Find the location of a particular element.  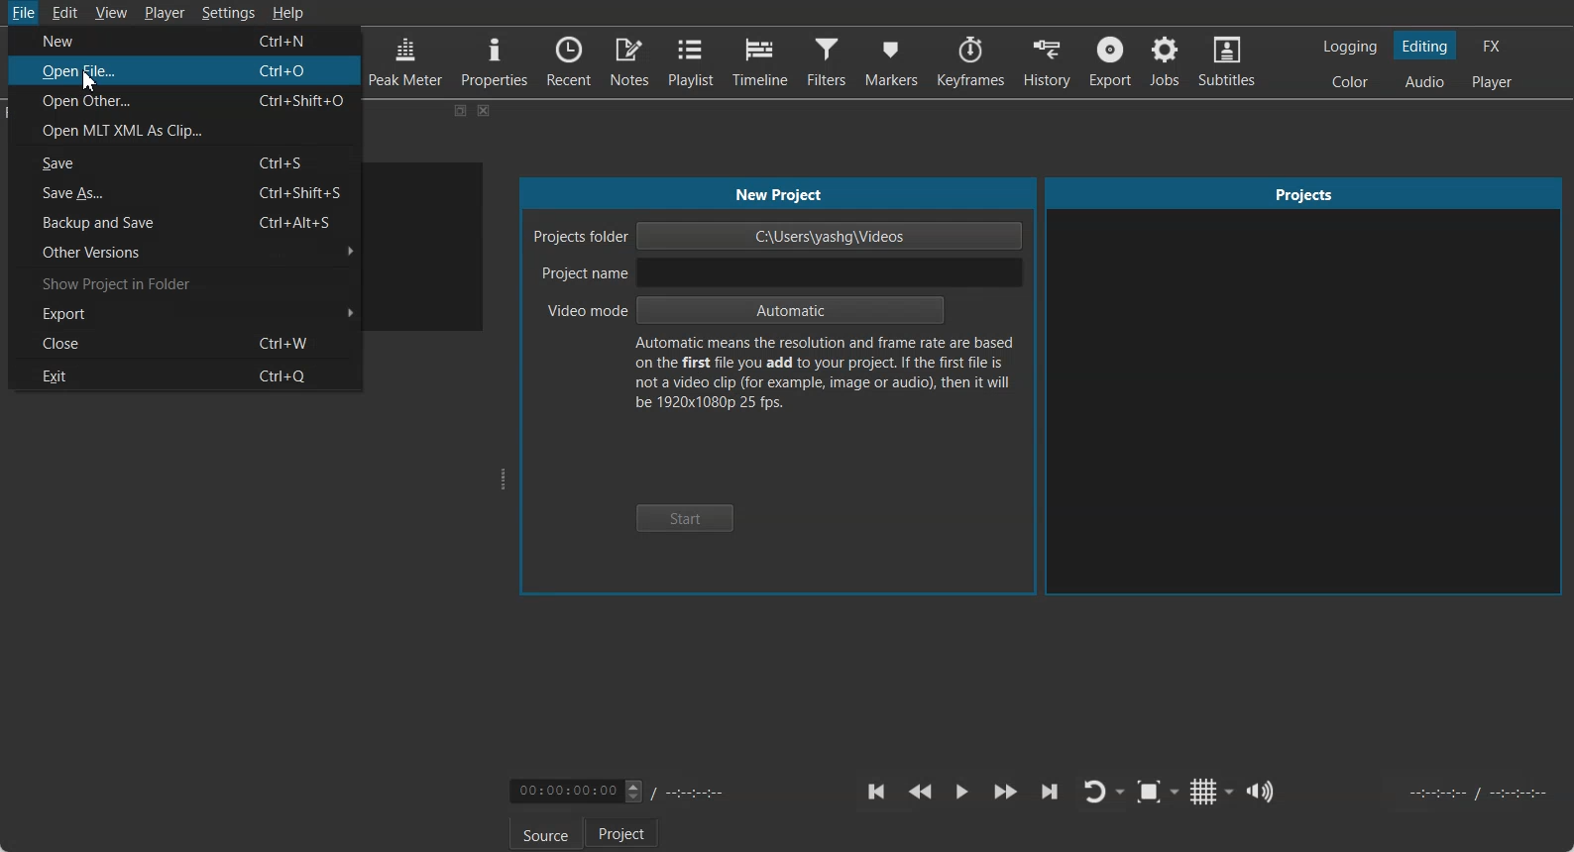

Keyframes is located at coordinates (970, 60).